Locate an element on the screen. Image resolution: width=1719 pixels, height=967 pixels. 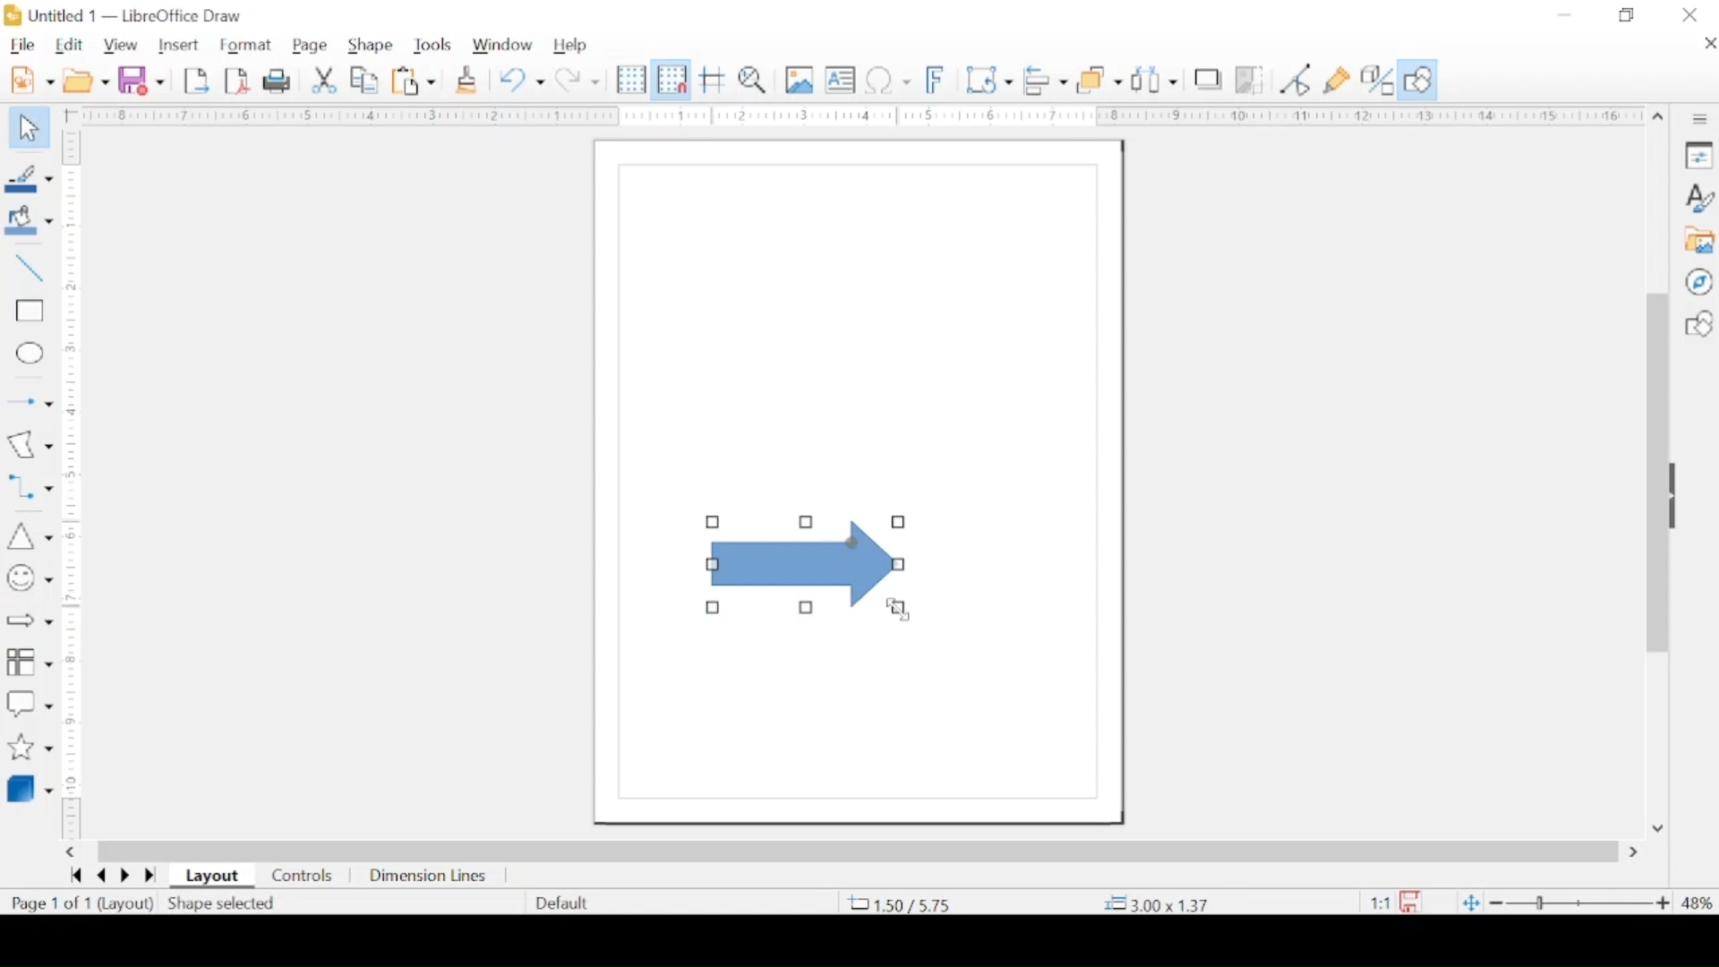
shadow is located at coordinates (1208, 77).